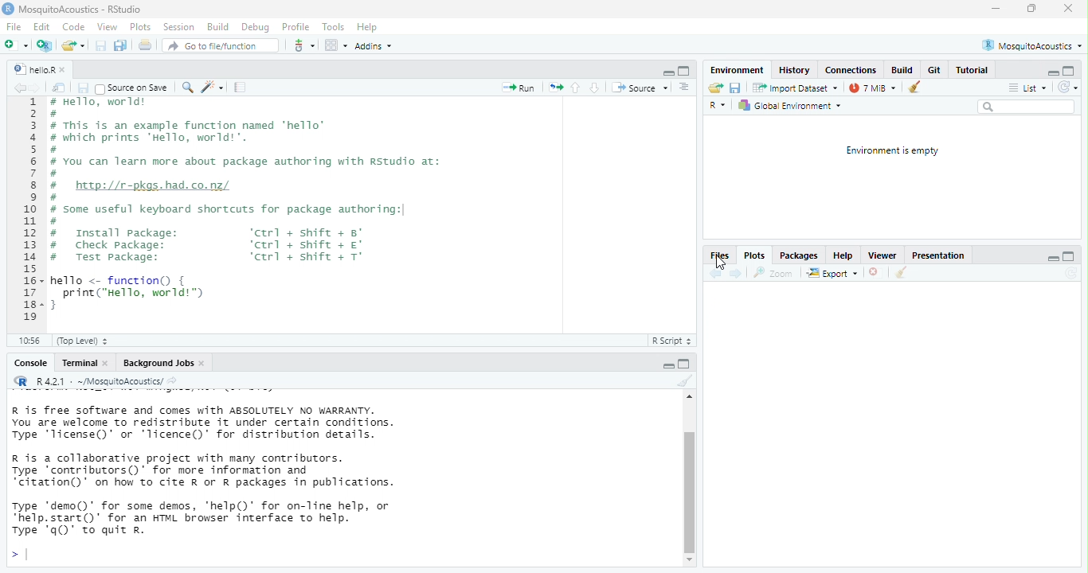 Image resolution: width=1088 pixels, height=573 pixels. Describe the element at coordinates (717, 89) in the screenshot. I see `open an existing file` at that location.